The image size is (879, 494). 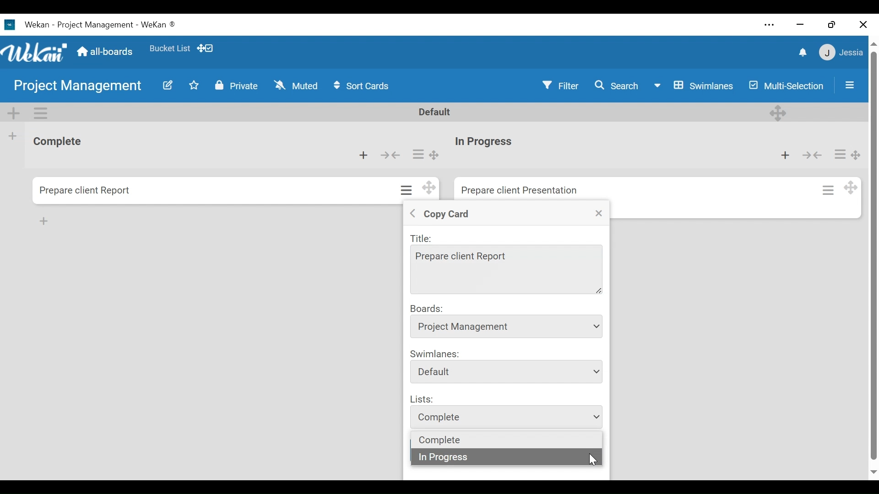 What do you see at coordinates (435, 155) in the screenshot?
I see `Desktop drag handle` at bounding box center [435, 155].